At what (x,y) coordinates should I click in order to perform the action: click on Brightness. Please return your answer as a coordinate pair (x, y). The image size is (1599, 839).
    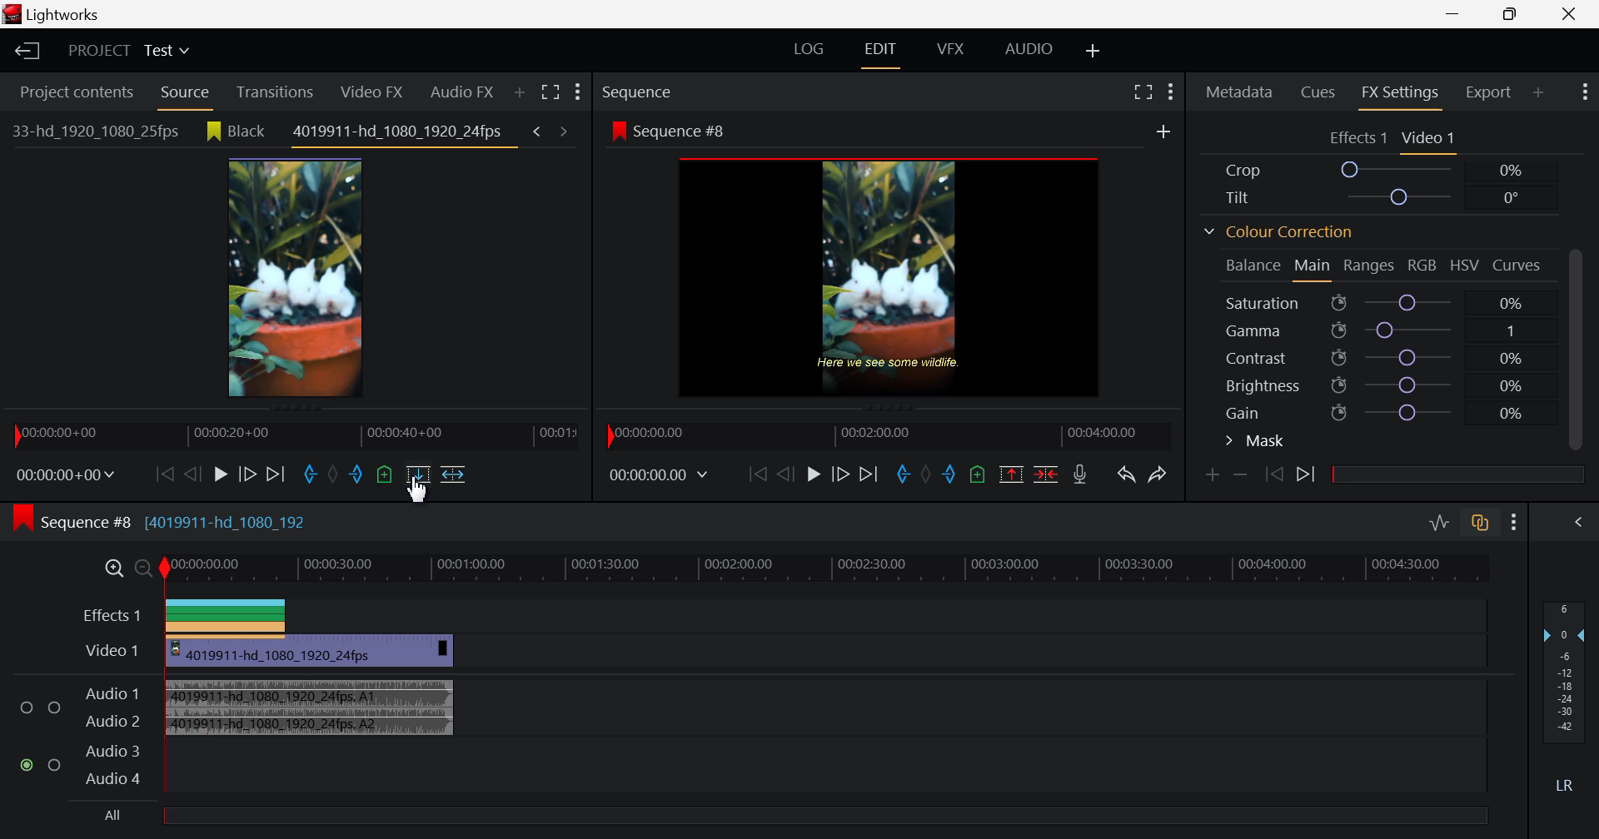
    Looking at the image, I should click on (1379, 384).